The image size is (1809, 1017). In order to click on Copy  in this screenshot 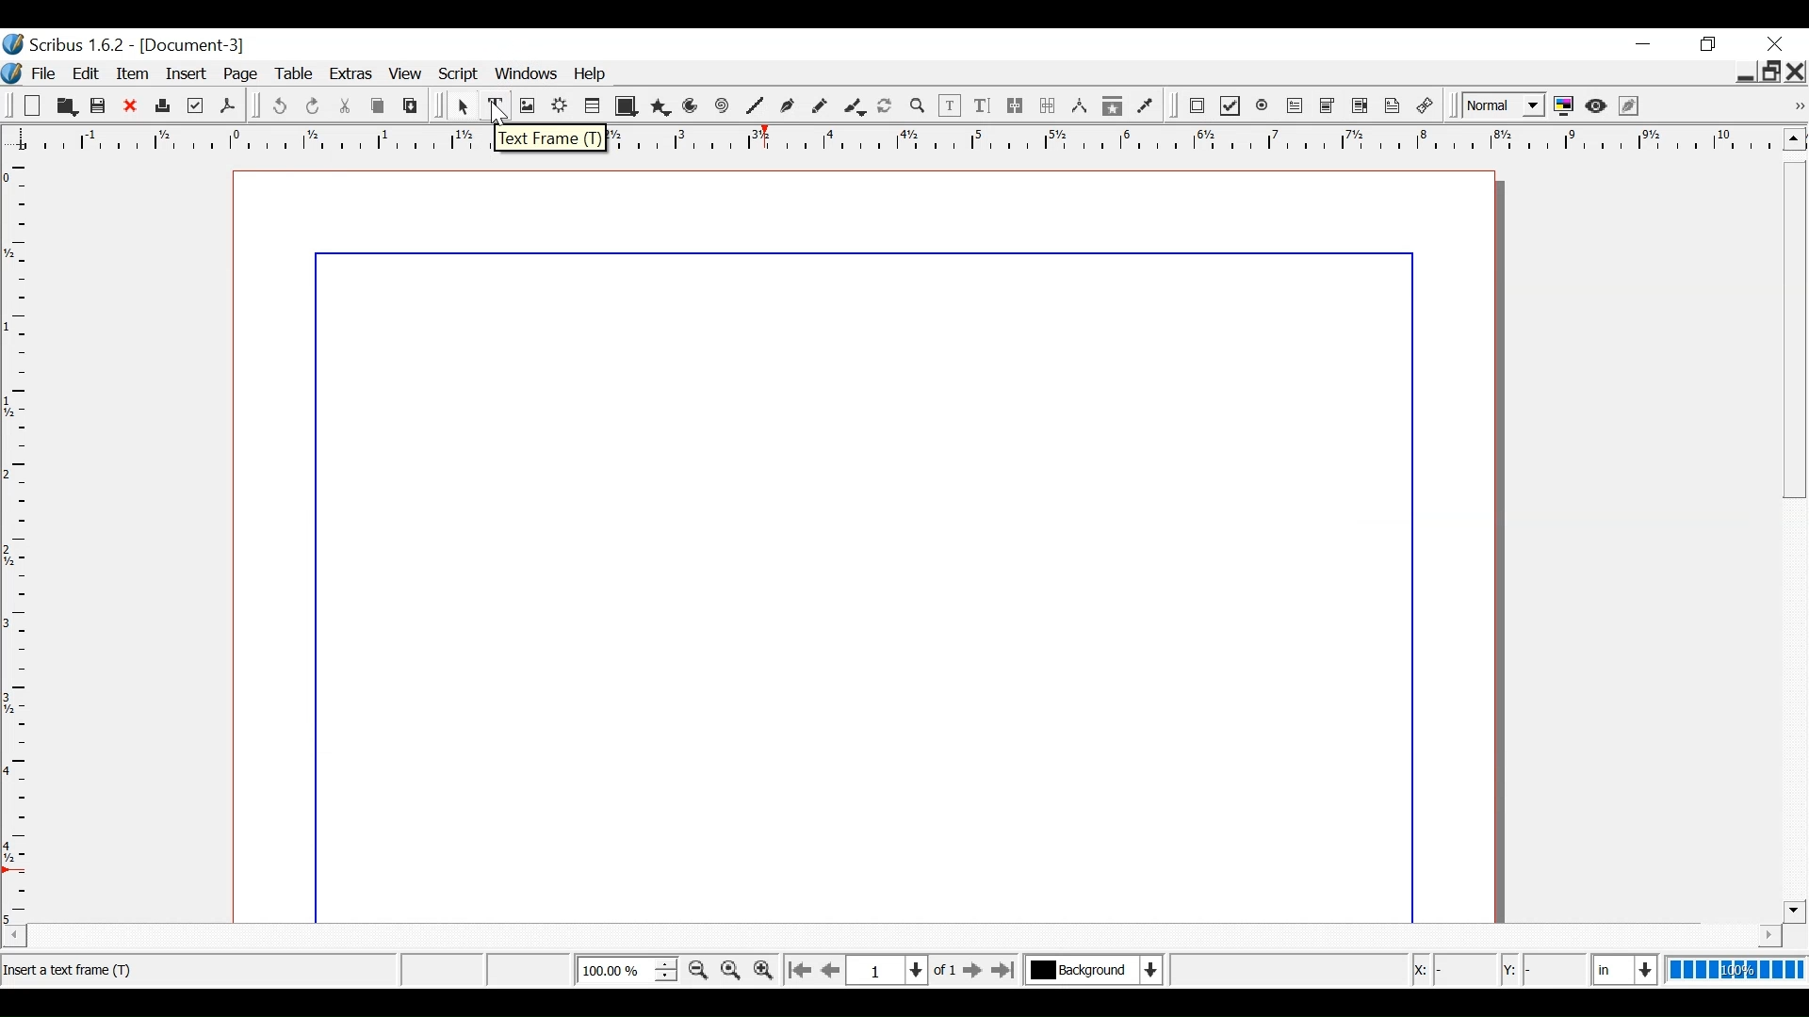, I will do `click(381, 104)`.